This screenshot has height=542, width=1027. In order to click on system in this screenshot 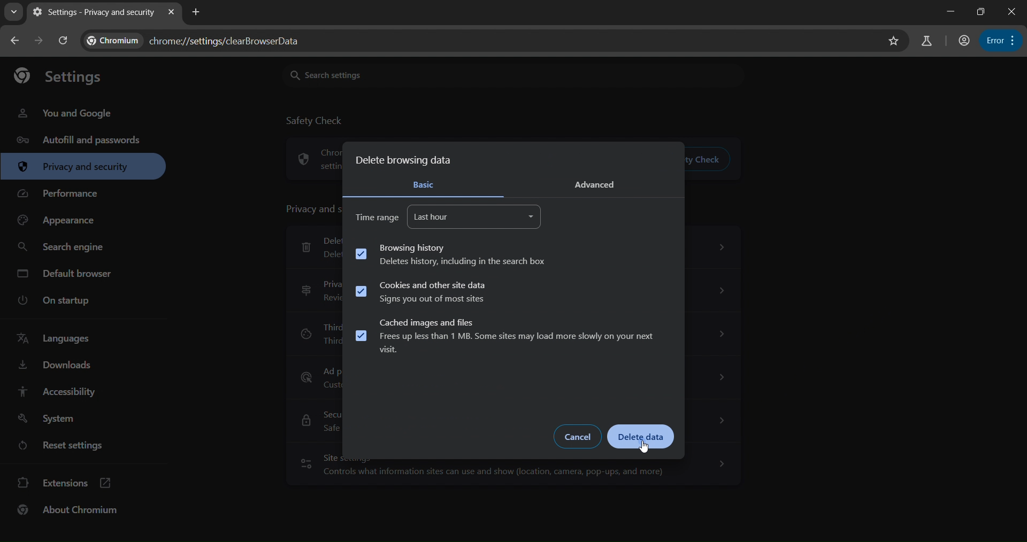, I will do `click(48, 419)`.